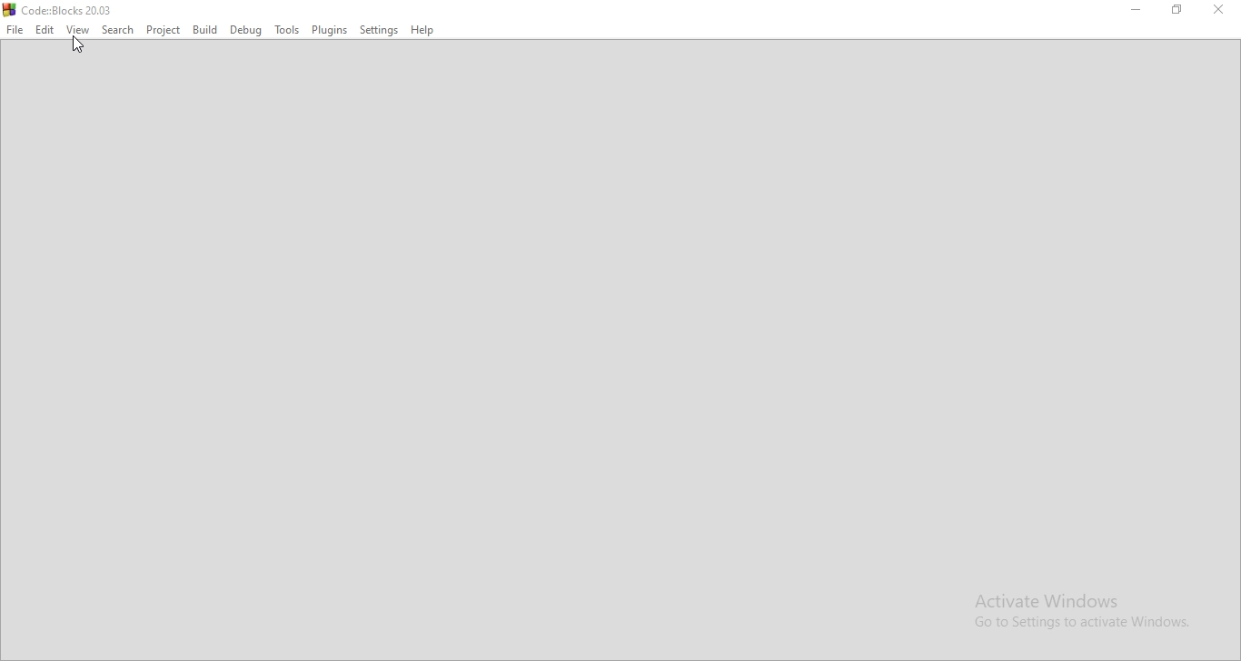  What do you see at coordinates (61, 9) in the screenshot?
I see `logo` at bounding box center [61, 9].